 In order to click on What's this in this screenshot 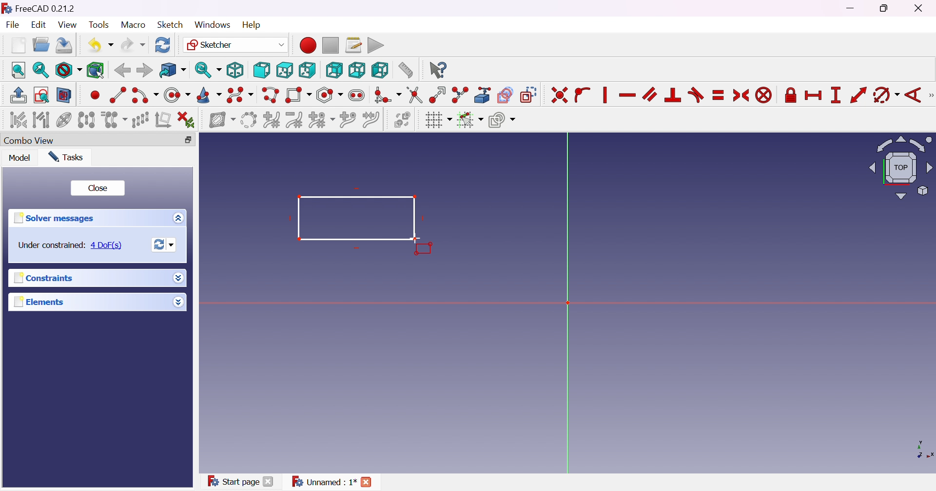, I will do `click(438, 70)`.